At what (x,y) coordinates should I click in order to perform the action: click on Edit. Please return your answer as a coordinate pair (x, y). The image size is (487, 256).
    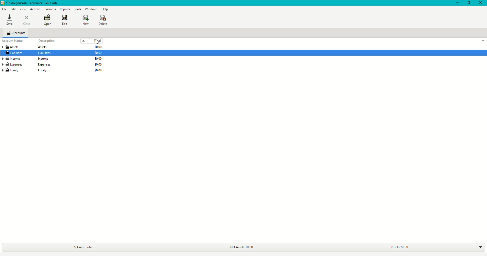
    Looking at the image, I should click on (65, 21).